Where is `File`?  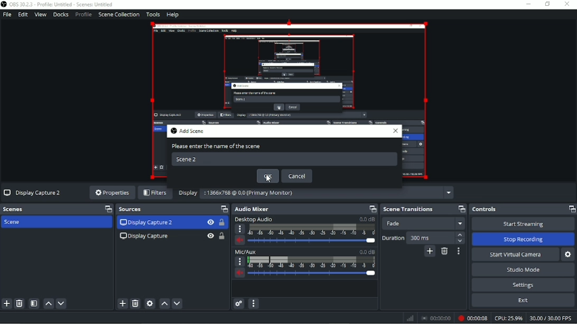
File is located at coordinates (7, 14).